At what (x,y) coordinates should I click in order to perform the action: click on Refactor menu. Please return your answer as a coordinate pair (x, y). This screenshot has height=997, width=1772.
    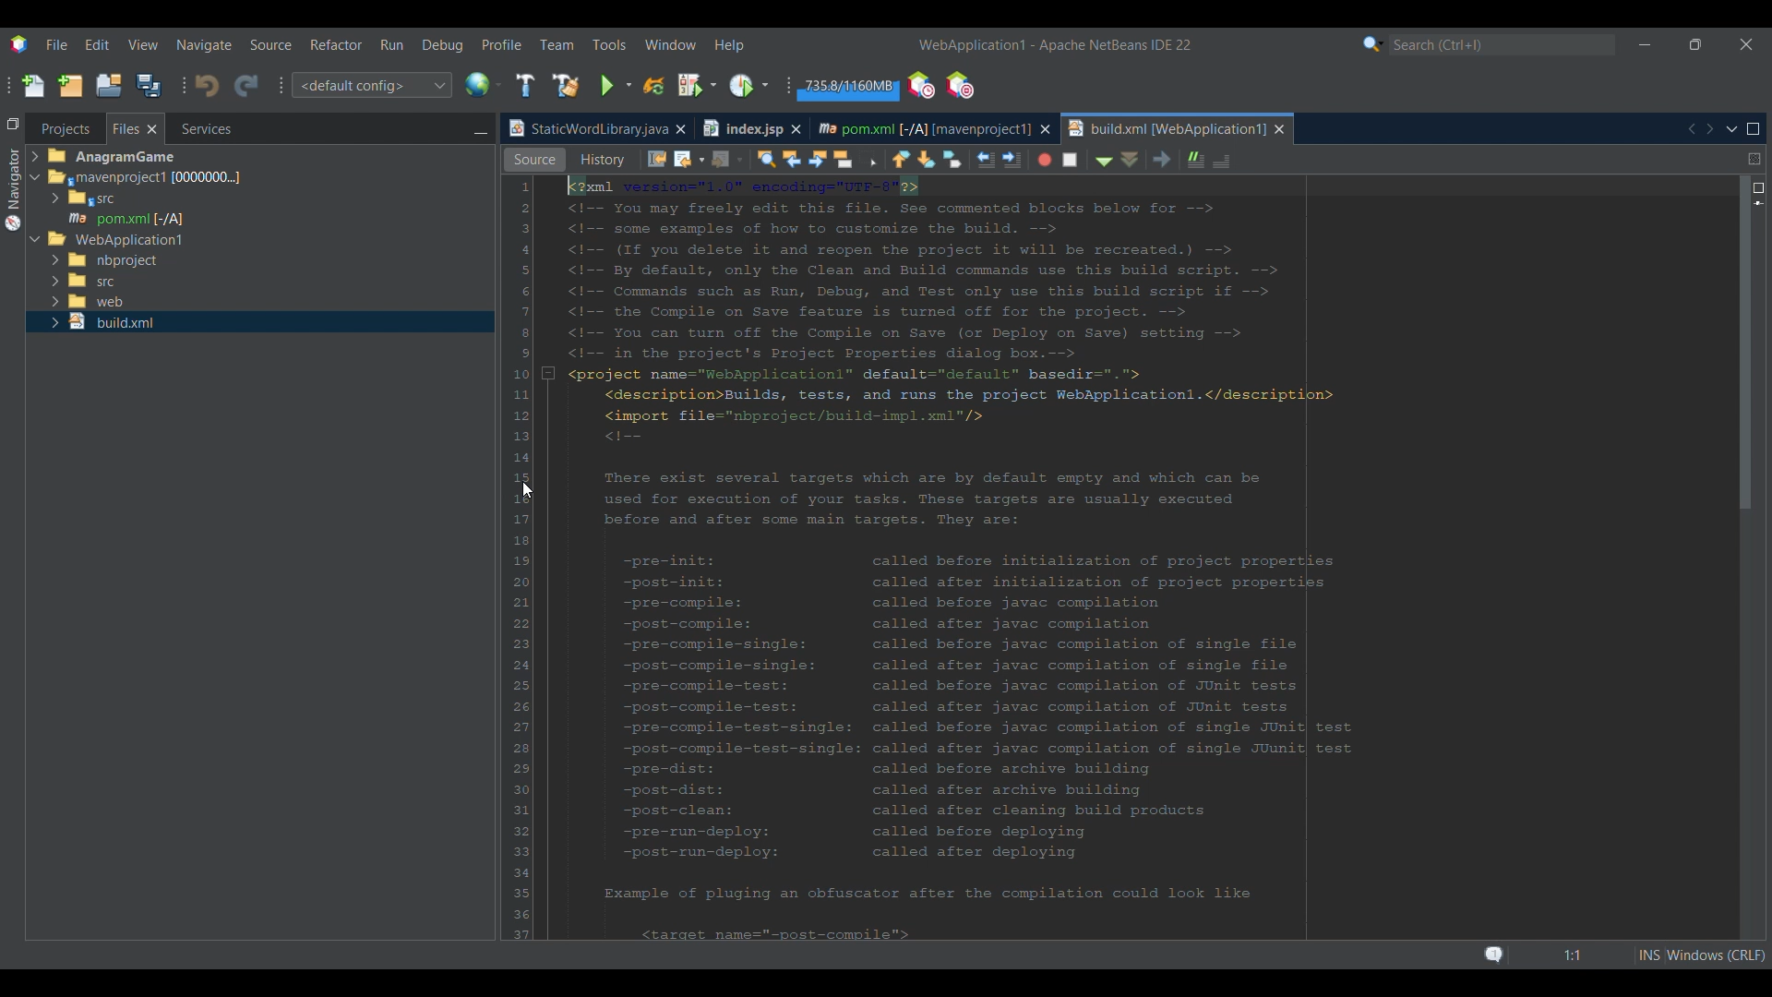
    Looking at the image, I should click on (335, 44).